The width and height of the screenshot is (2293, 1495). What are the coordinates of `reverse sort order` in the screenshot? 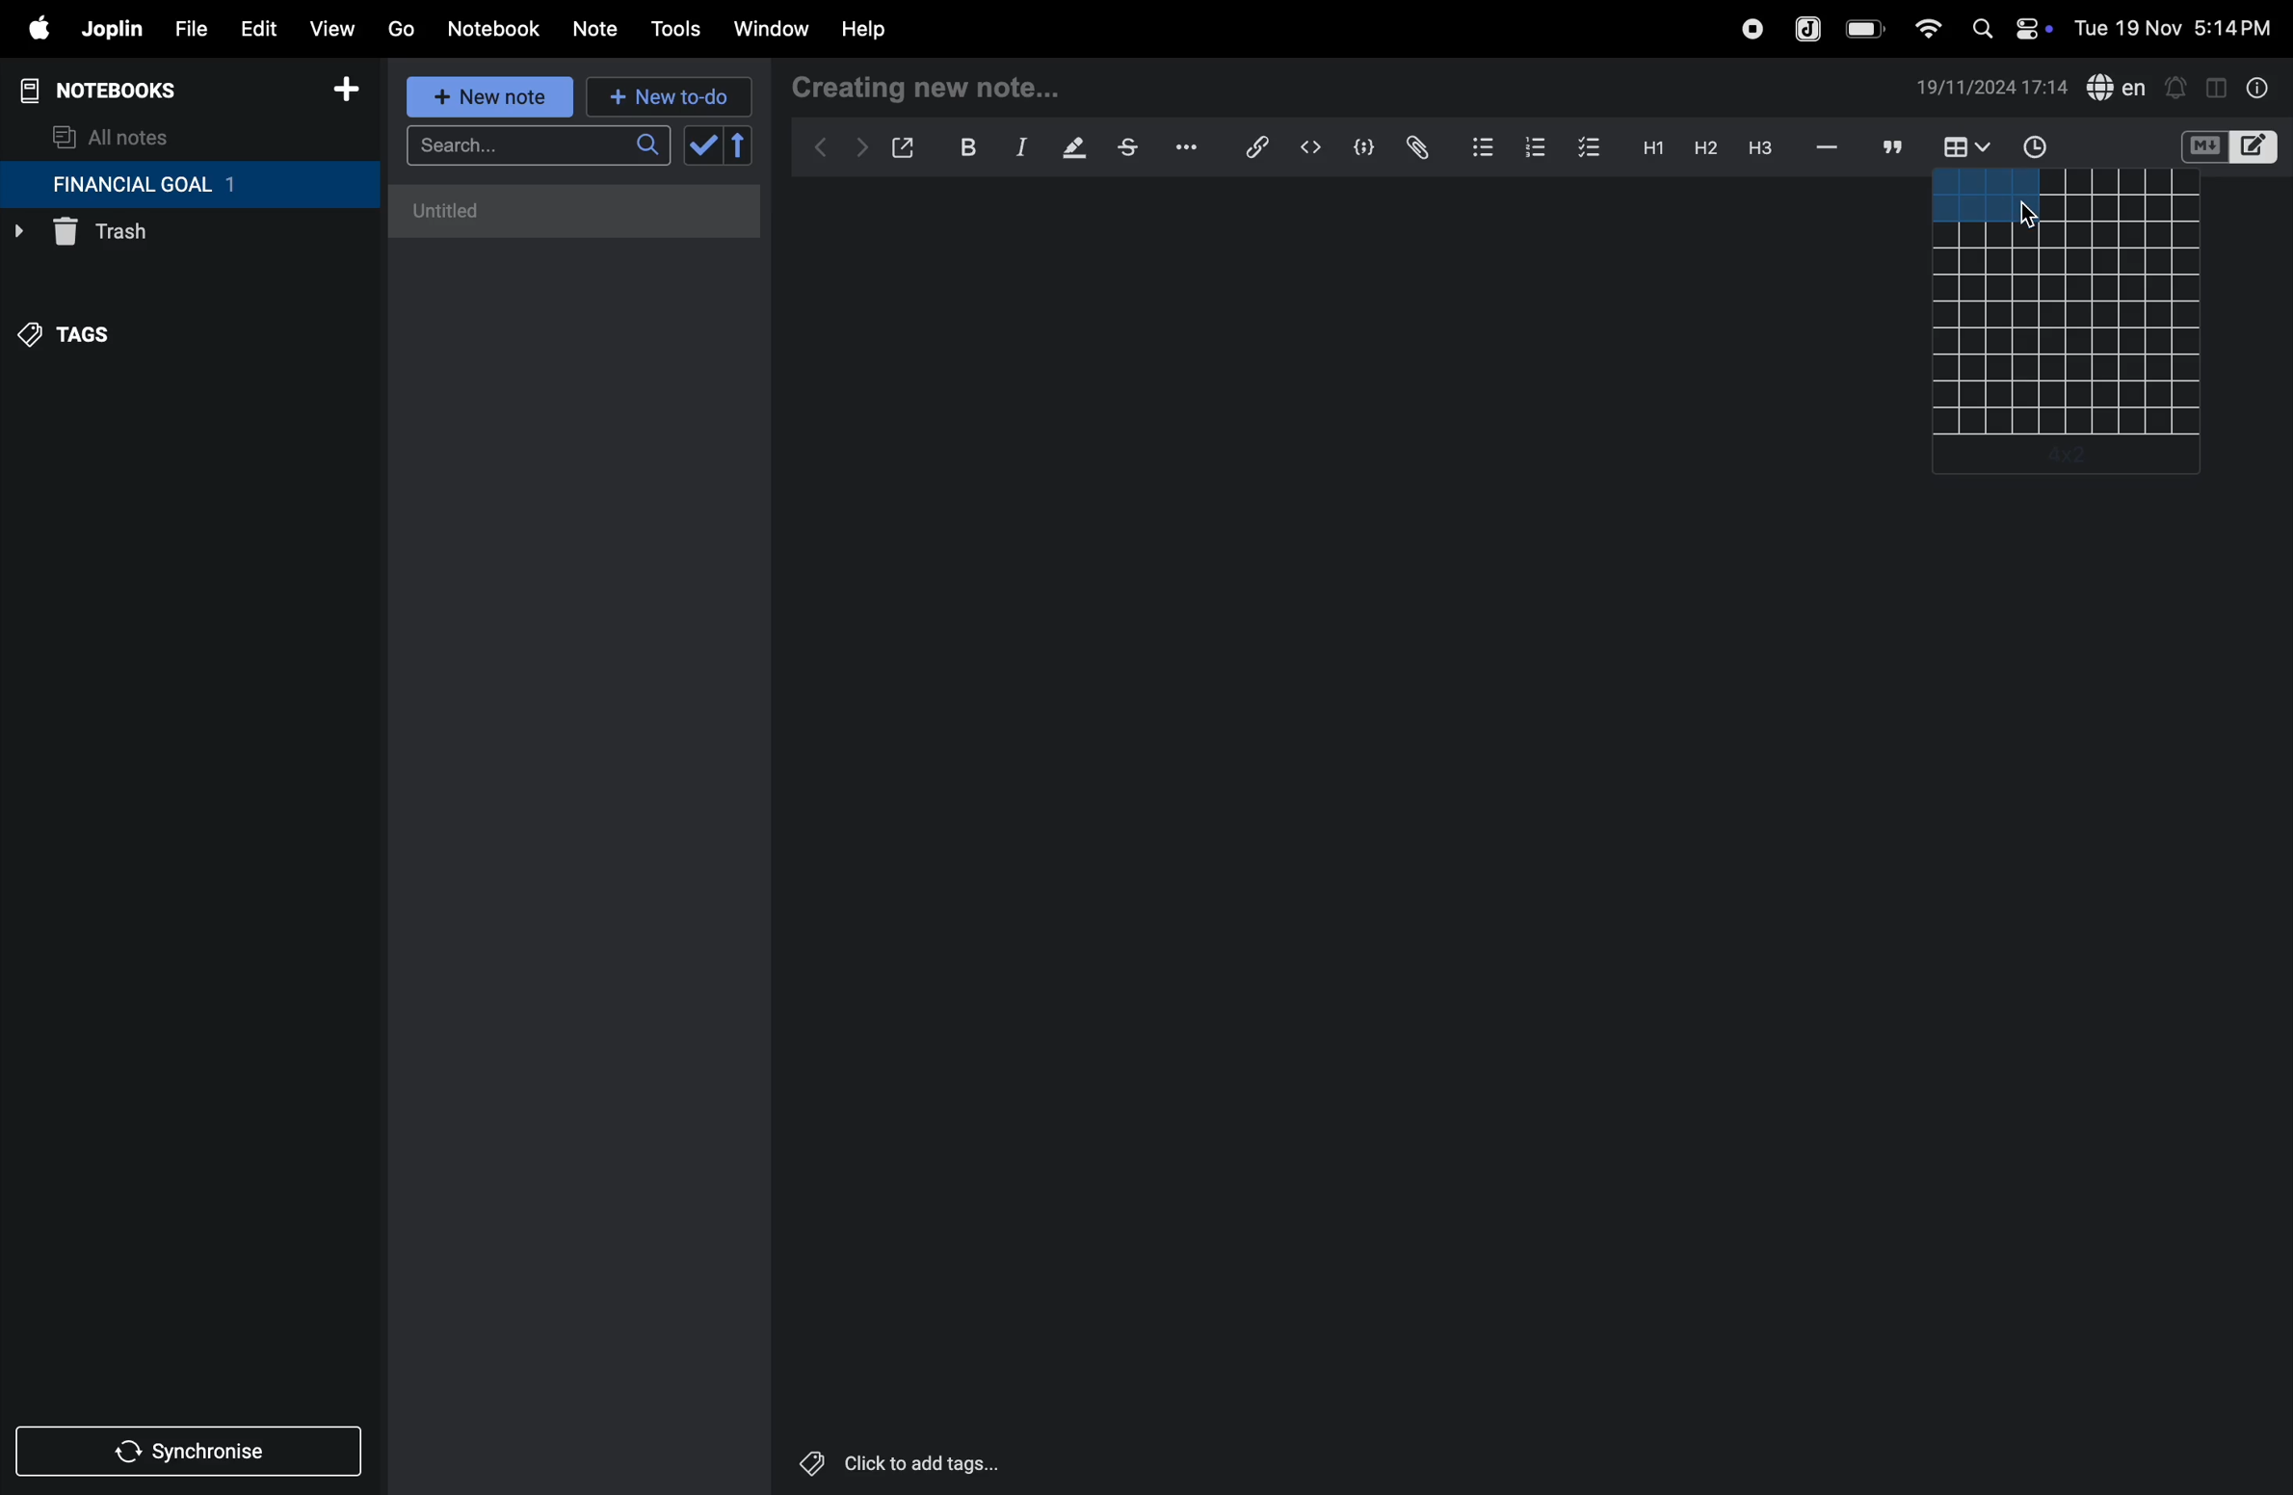 It's located at (740, 145).